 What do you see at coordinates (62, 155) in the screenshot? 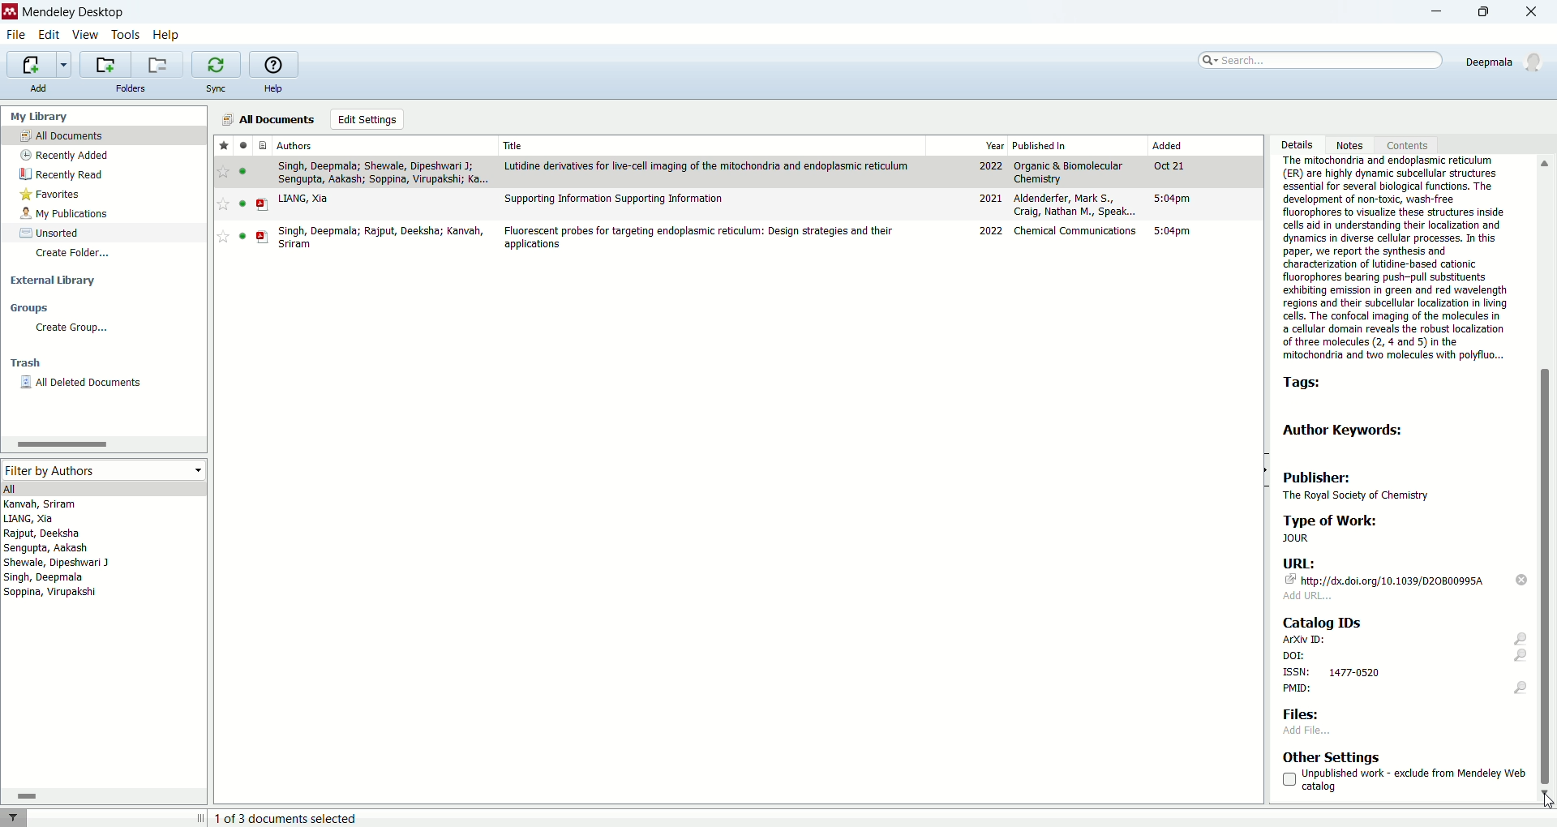
I see `recently added` at bounding box center [62, 155].